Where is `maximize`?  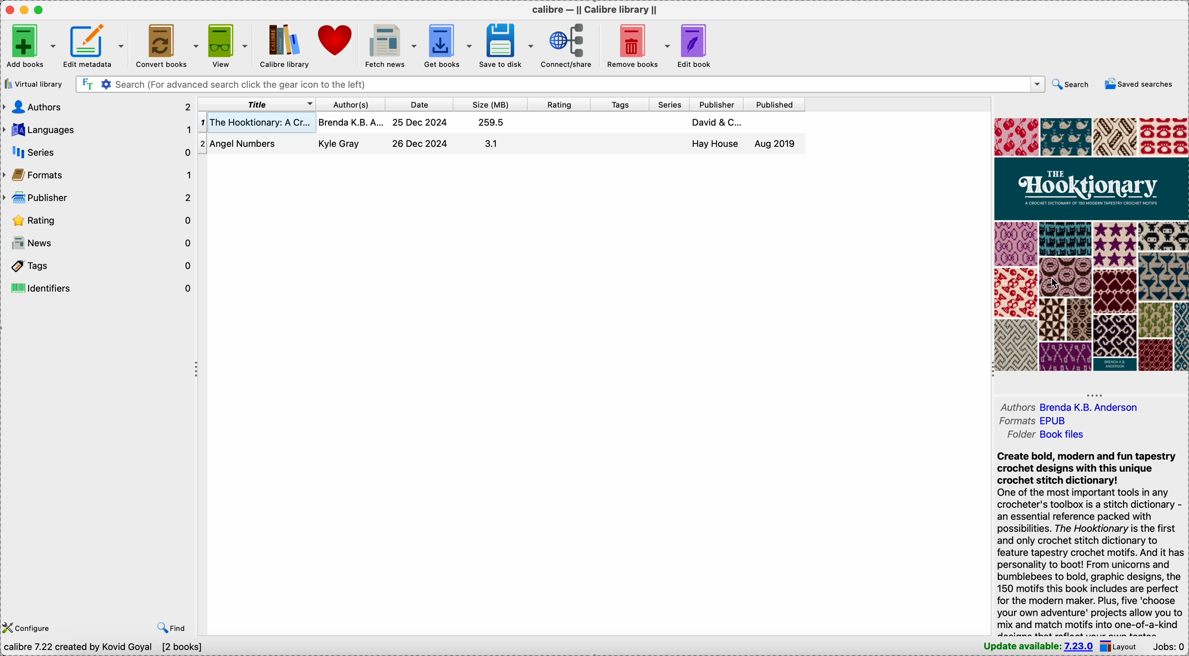
maximize is located at coordinates (41, 10).